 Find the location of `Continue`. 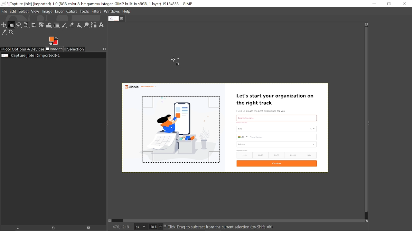

Continue is located at coordinates (277, 164).